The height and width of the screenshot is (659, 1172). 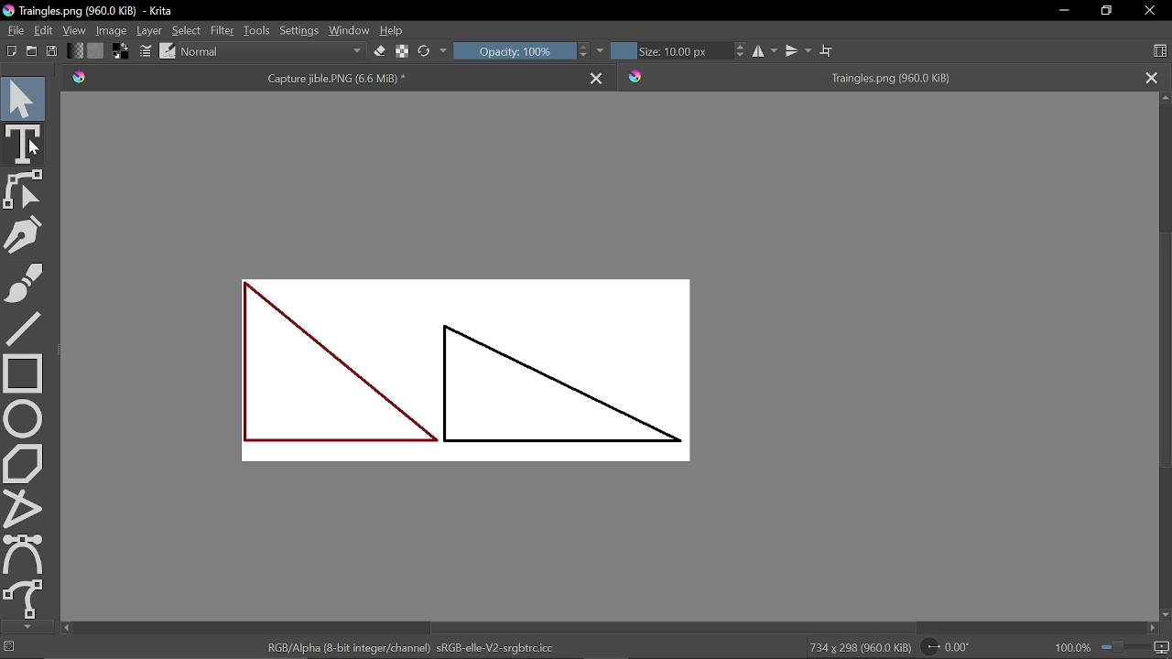 What do you see at coordinates (9, 52) in the screenshot?
I see `New document ` at bounding box center [9, 52].